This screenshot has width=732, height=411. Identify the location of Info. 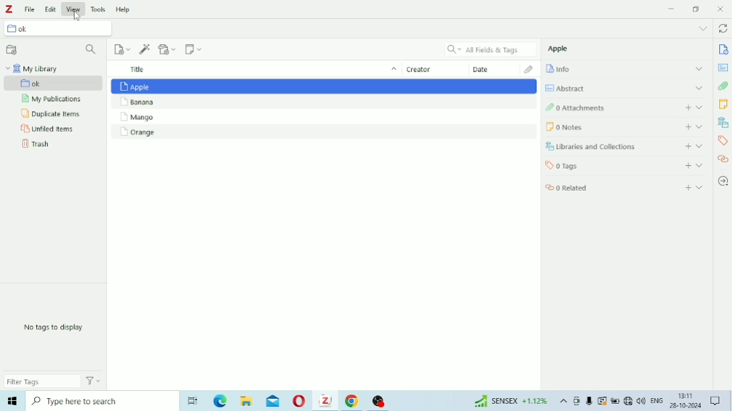
(566, 70).